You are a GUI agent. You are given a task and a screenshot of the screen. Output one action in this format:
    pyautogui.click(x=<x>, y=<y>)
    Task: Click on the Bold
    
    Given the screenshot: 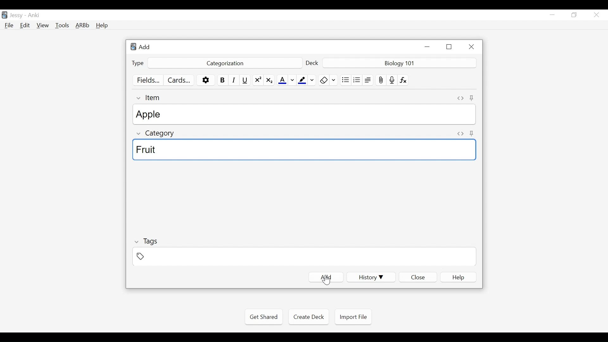 What is the action you would take?
    pyautogui.click(x=223, y=80)
    